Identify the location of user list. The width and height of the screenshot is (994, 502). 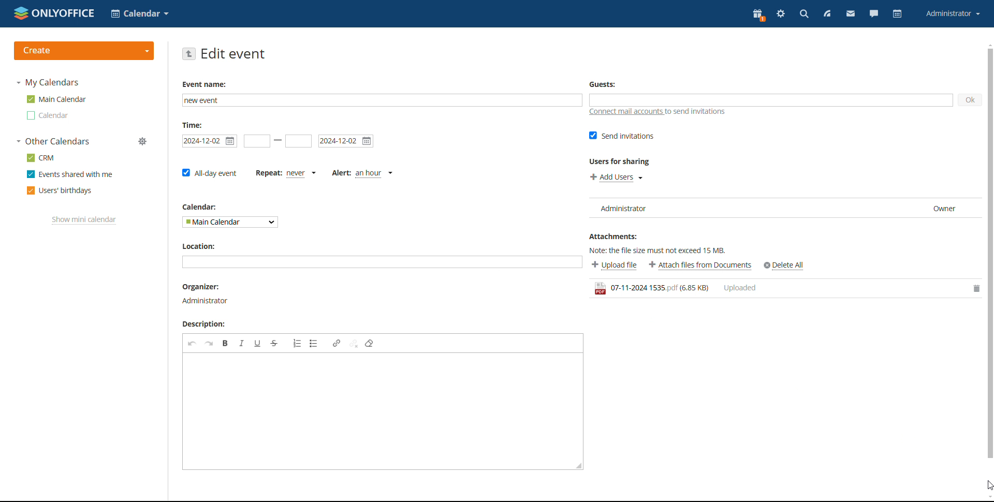
(784, 208).